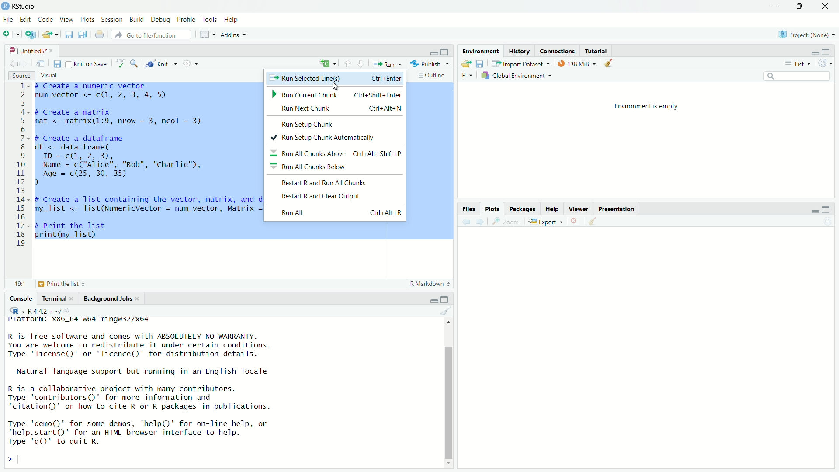 Image resolution: width=839 pixels, height=472 pixels. I want to click on File, so click(8, 19).